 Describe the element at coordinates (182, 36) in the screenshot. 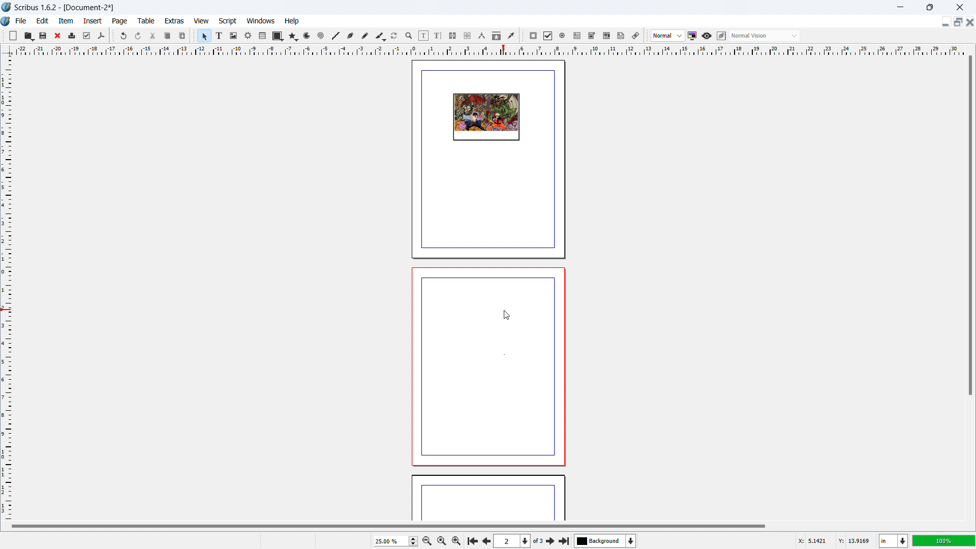

I see `paste` at that location.